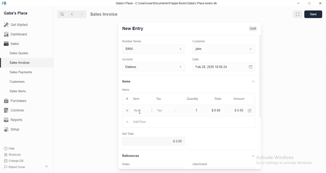 The width and height of the screenshot is (326, 173). Describe the element at coordinates (15, 161) in the screenshot. I see `Change DB` at that location.